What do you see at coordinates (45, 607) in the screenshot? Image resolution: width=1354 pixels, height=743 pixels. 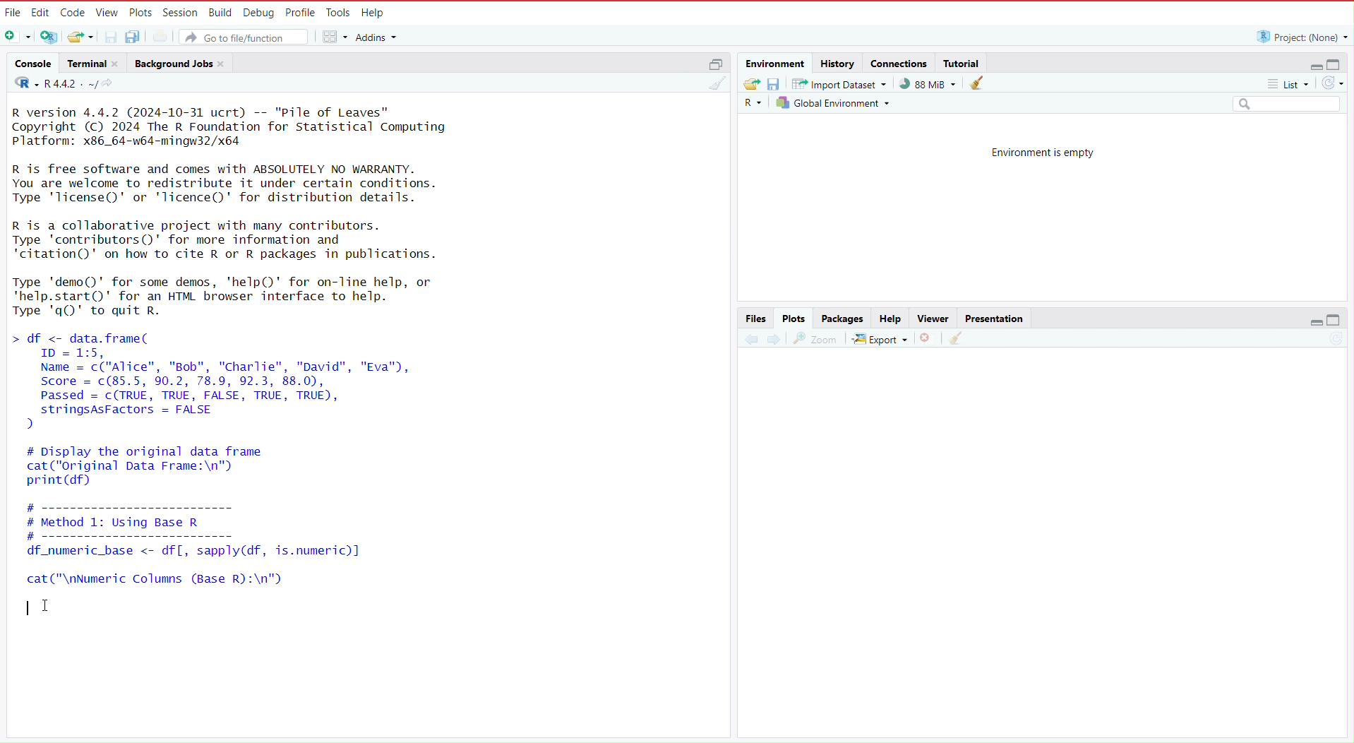 I see `cursor` at bounding box center [45, 607].